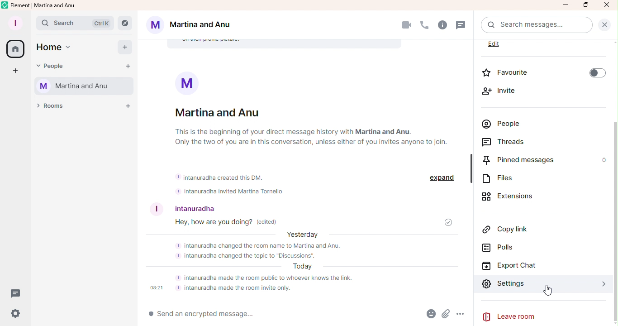 The height and width of the screenshot is (326, 618). I want to click on expand, so click(443, 177).